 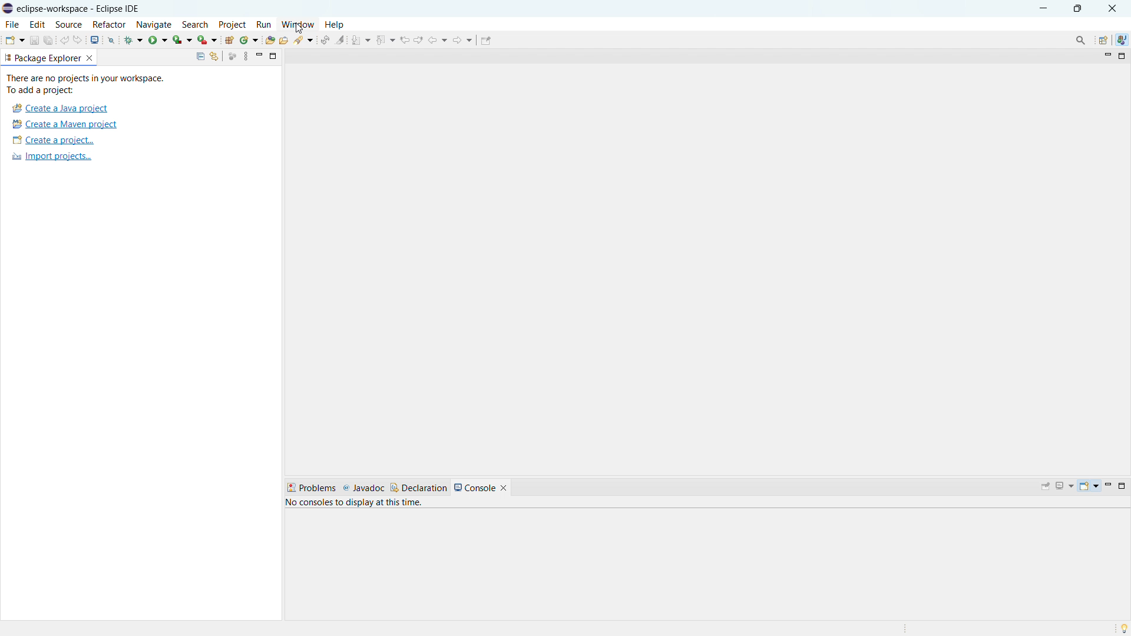 What do you see at coordinates (462, 39) in the screenshot?
I see `forward` at bounding box center [462, 39].